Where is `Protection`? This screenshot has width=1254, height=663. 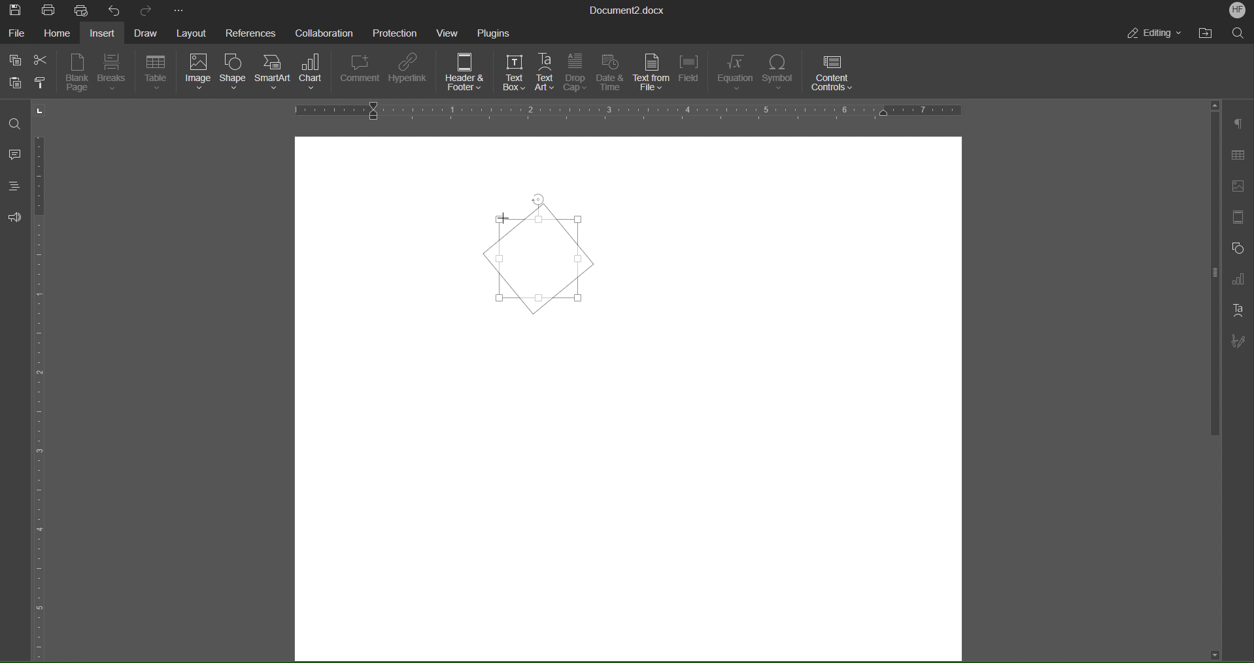
Protection is located at coordinates (396, 31).